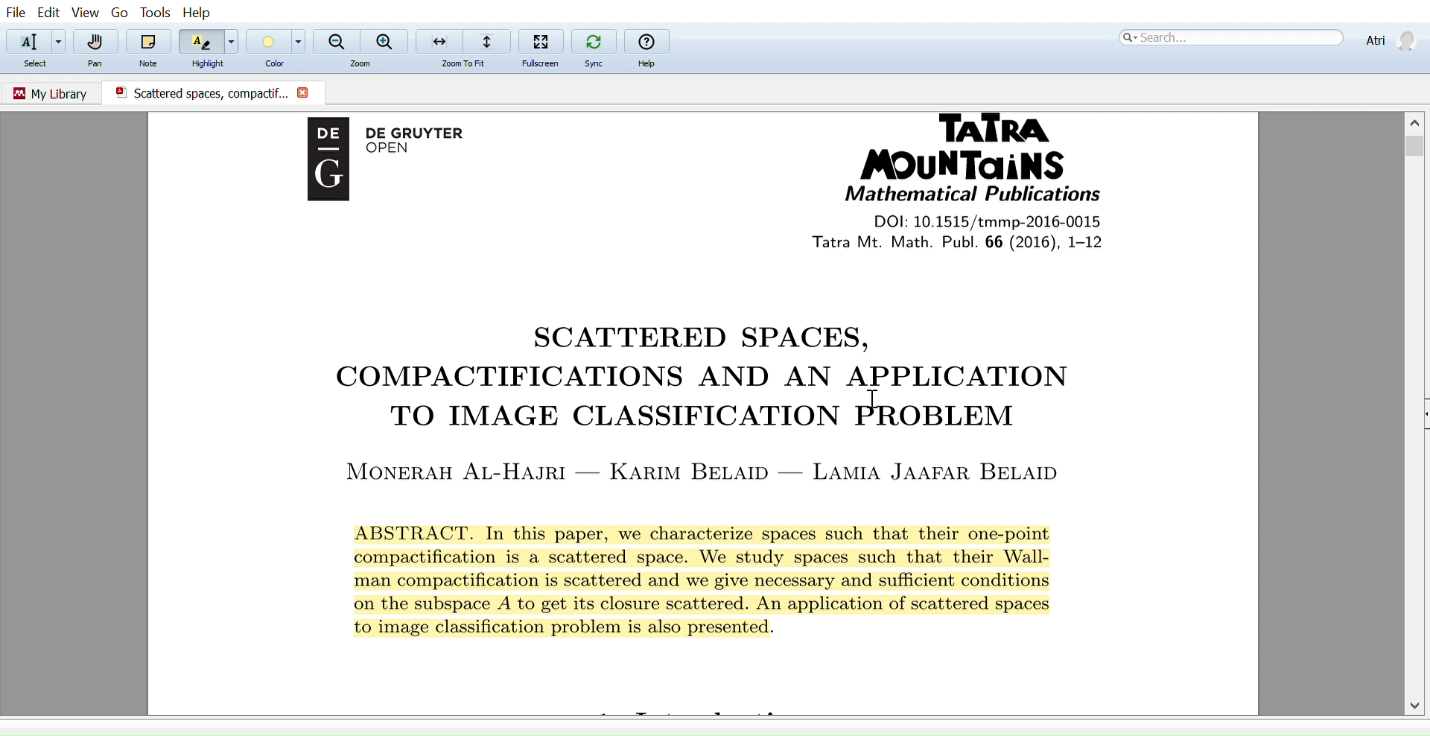 The image size is (1430, 736). Describe the element at coordinates (1388, 39) in the screenshot. I see `Profile` at that location.